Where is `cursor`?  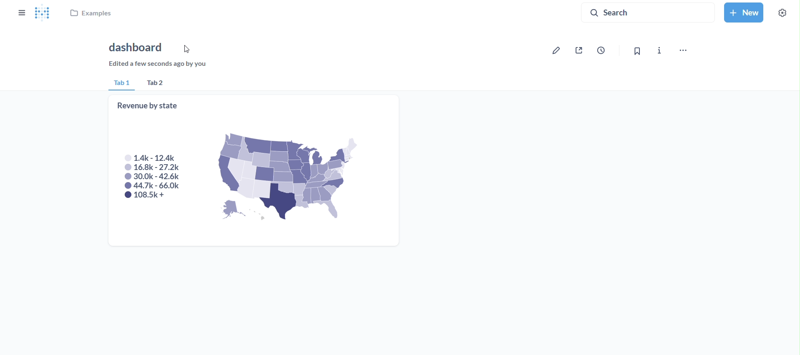
cursor is located at coordinates (188, 50).